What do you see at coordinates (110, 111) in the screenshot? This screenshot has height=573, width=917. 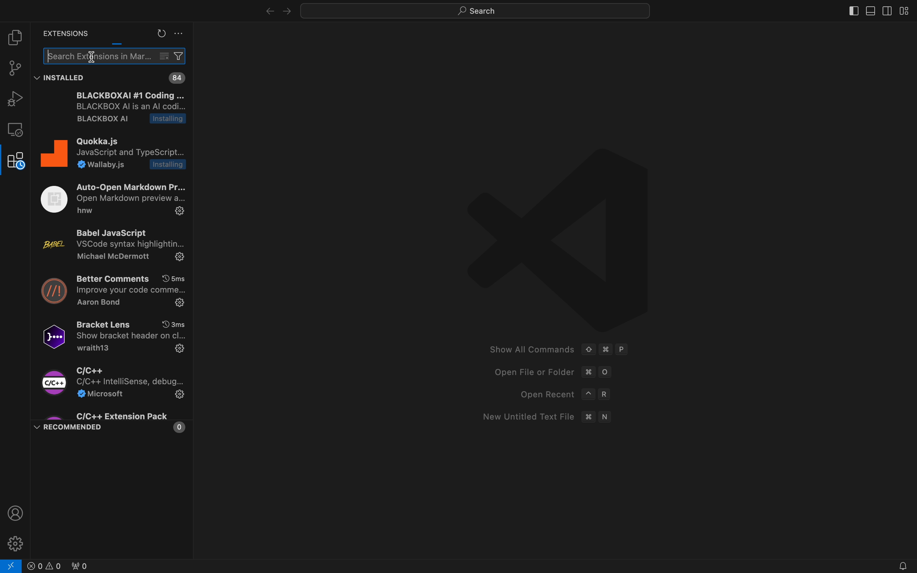 I see `BLACKBOXAI #1 Coding ...
BLACKBOX Al is an Al cod...
BLACKBOX Al` at bounding box center [110, 111].